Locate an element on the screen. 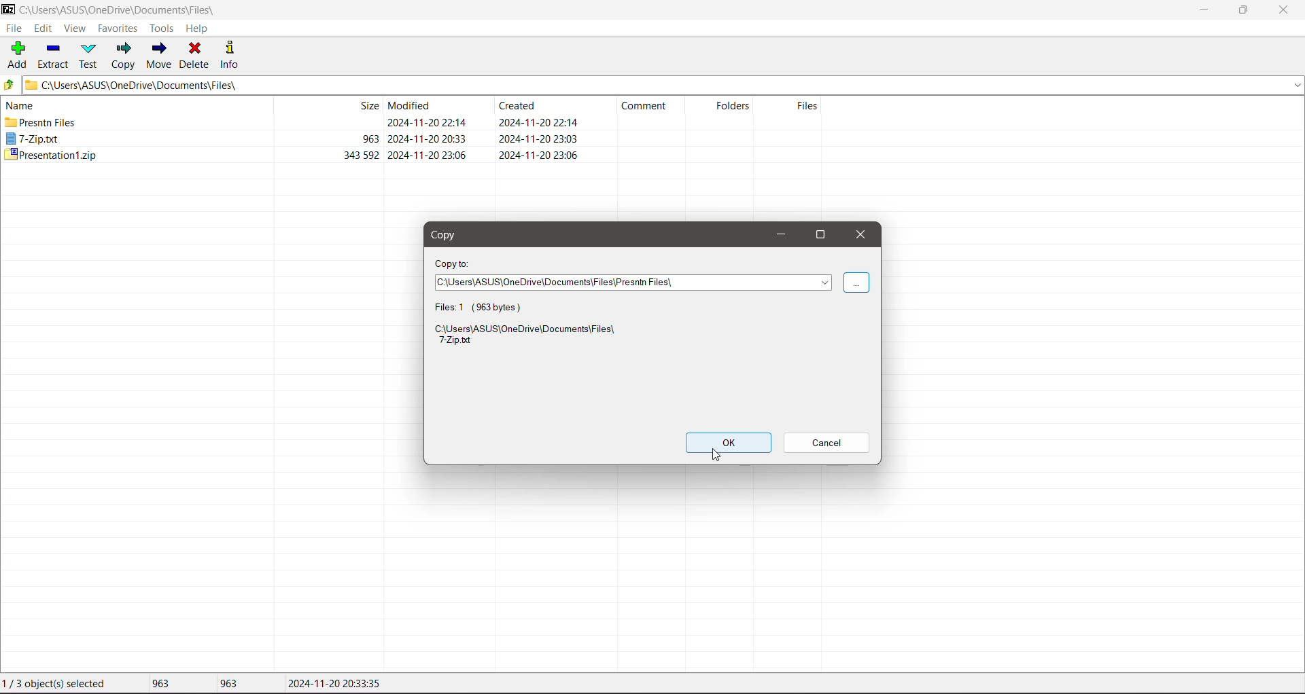  Selected Folder Location Path is located at coordinates (633, 283).